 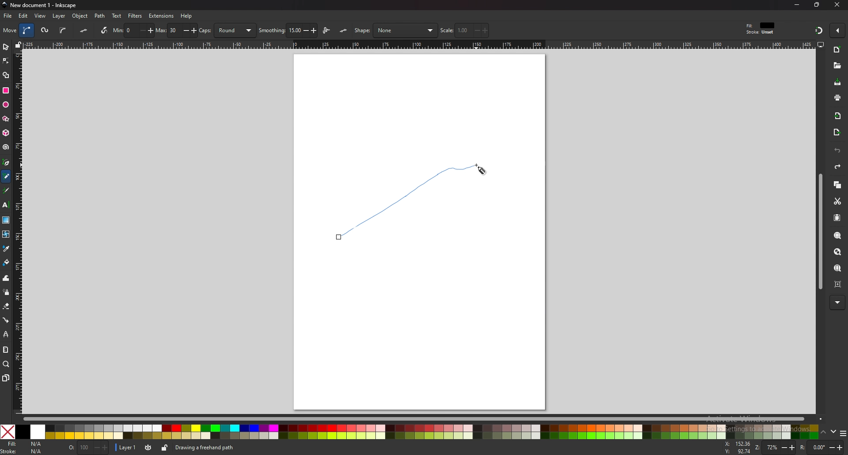 What do you see at coordinates (837, 218) in the screenshot?
I see `paste` at bounding box center [837, 218].